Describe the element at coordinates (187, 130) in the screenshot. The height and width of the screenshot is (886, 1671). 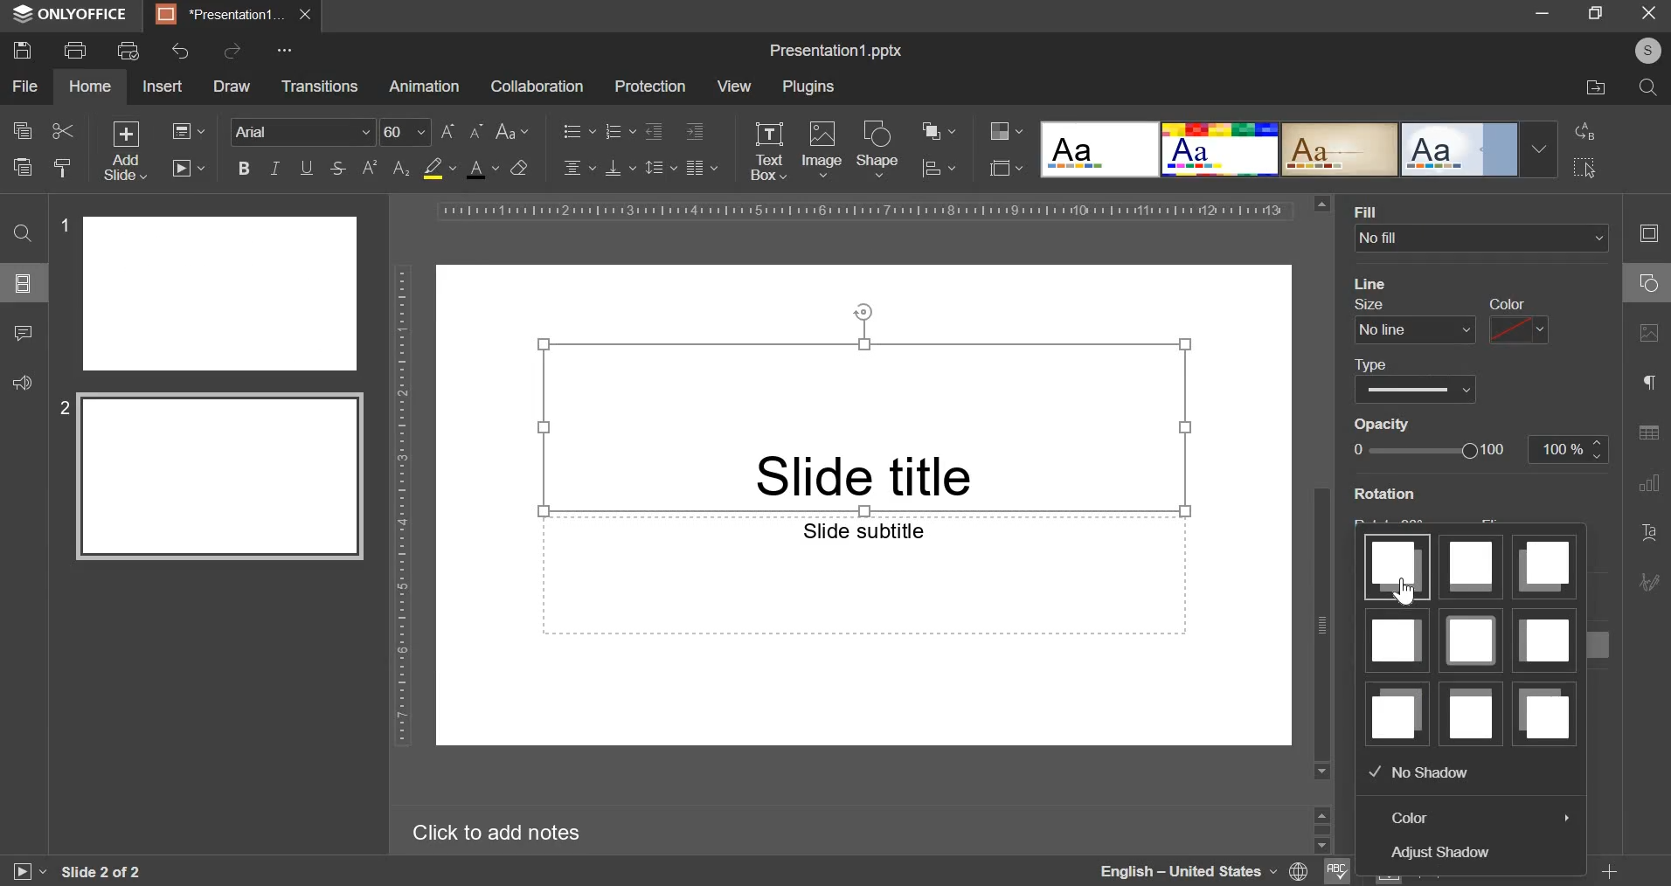
I see `change layout` at that location.